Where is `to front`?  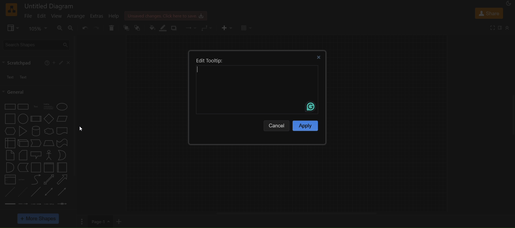
to front is located at coordinates (126, 28).